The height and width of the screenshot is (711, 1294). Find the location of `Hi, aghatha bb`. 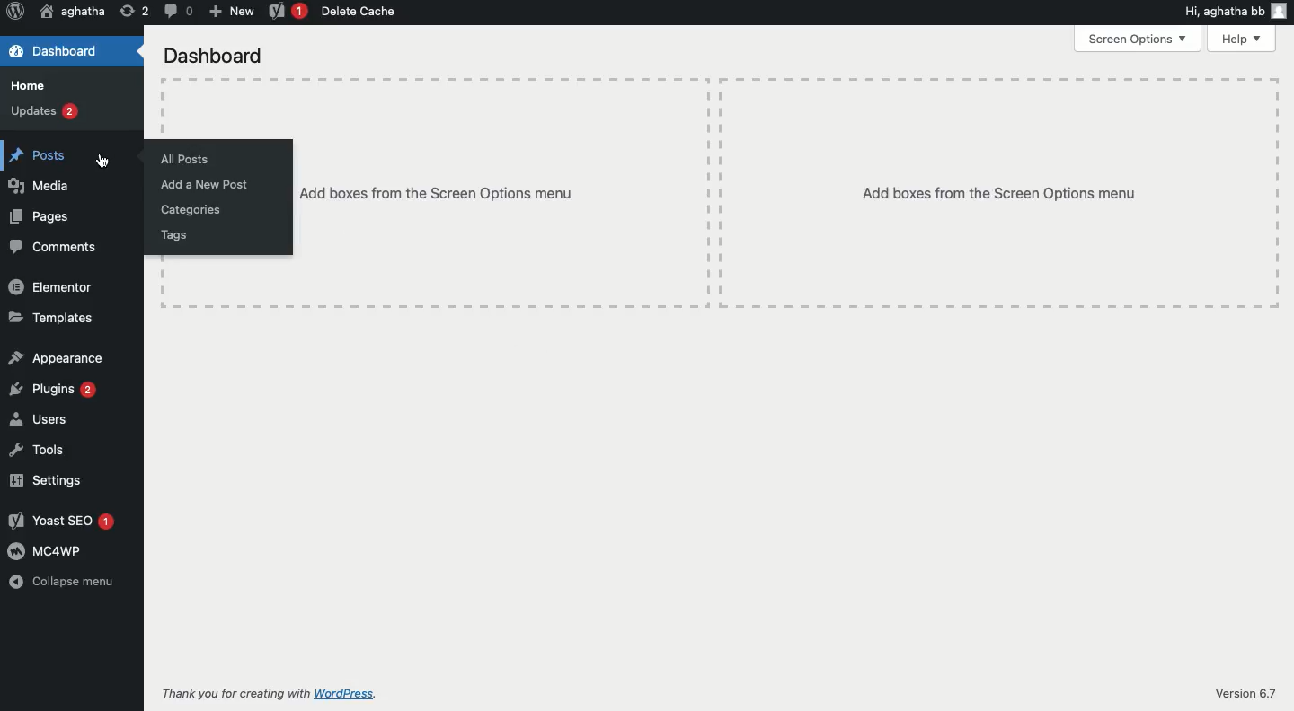

Hi, aghatha bb is located at coordinates (1222, 13).